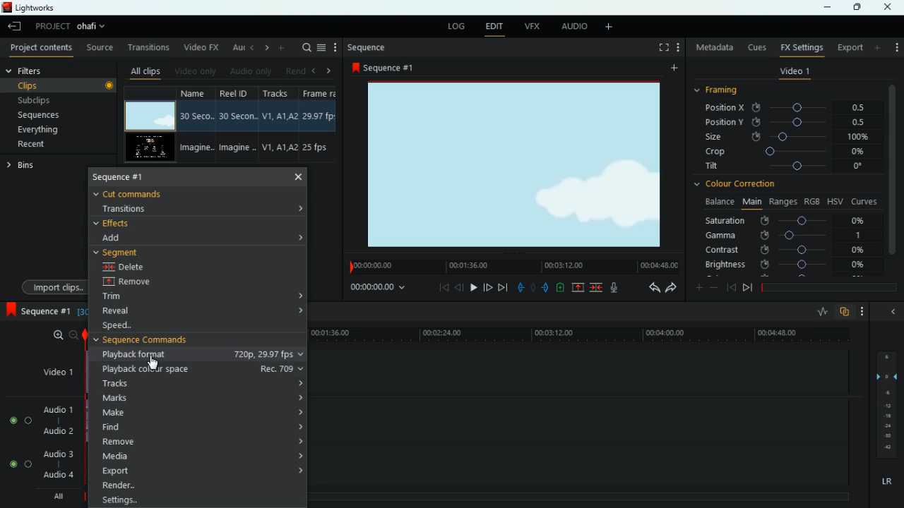 The height and width of the screenshot is (508, 904). What do you see at coordinates (388, 68) in the screenshot?
I see `sequence` at bounding box center [388, 68].